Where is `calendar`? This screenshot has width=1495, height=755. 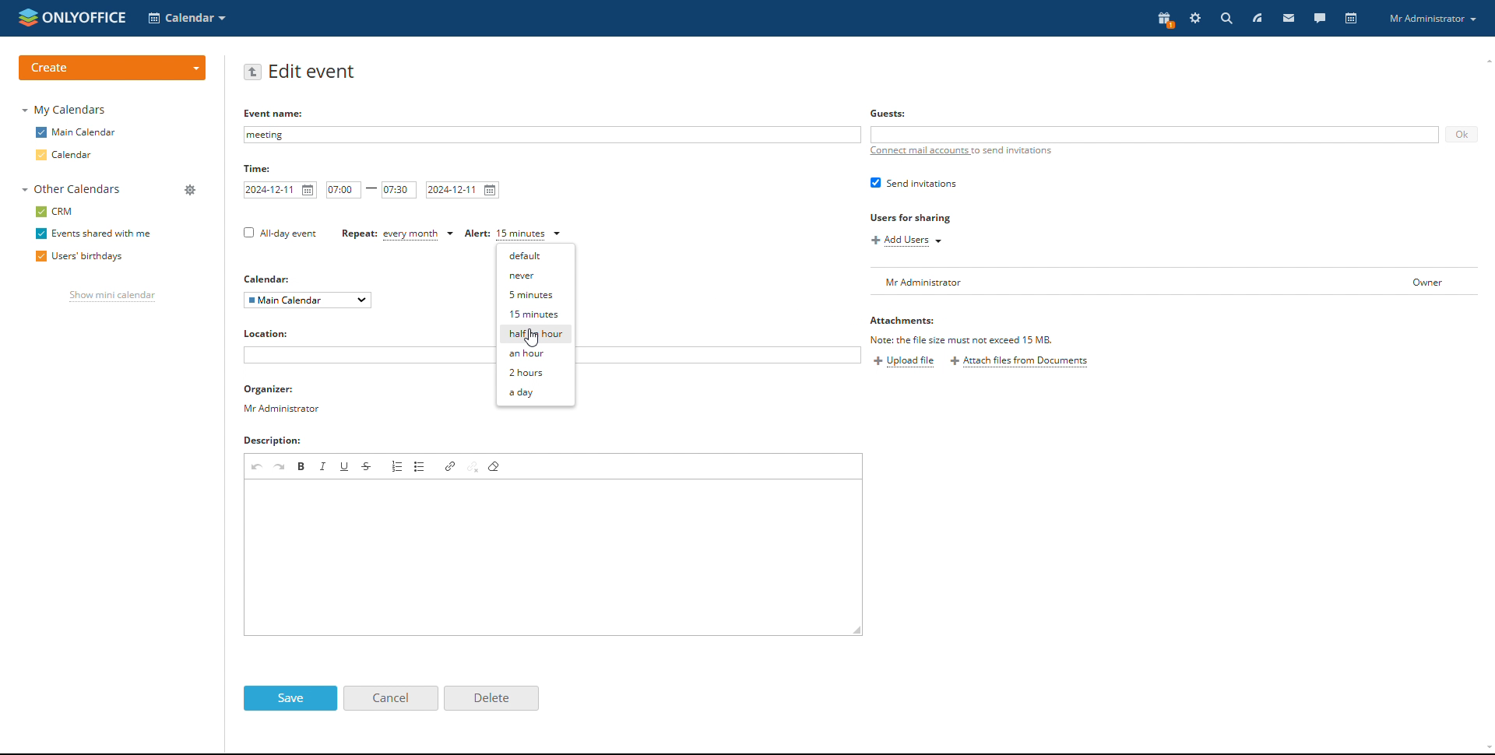
calendar is located at coordinates (79, 156).